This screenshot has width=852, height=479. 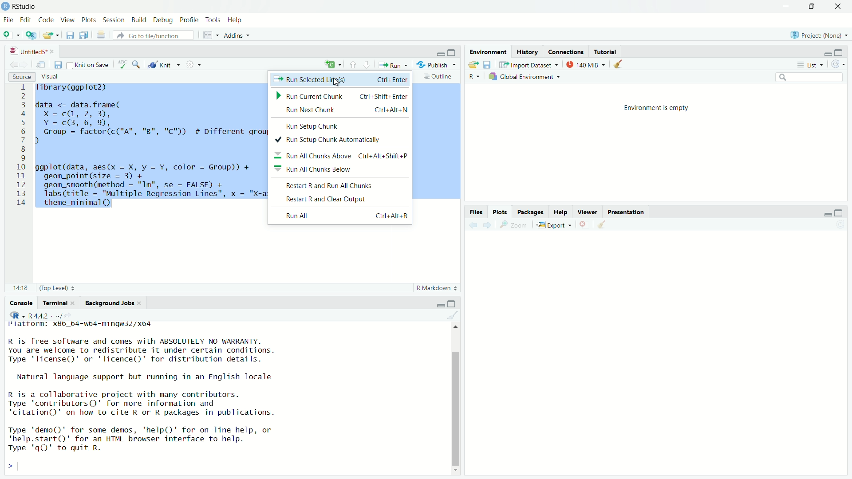 What do you see at coordinates (473, 64) in the screenshot?
I see `export` at bounding box center [473, 64].